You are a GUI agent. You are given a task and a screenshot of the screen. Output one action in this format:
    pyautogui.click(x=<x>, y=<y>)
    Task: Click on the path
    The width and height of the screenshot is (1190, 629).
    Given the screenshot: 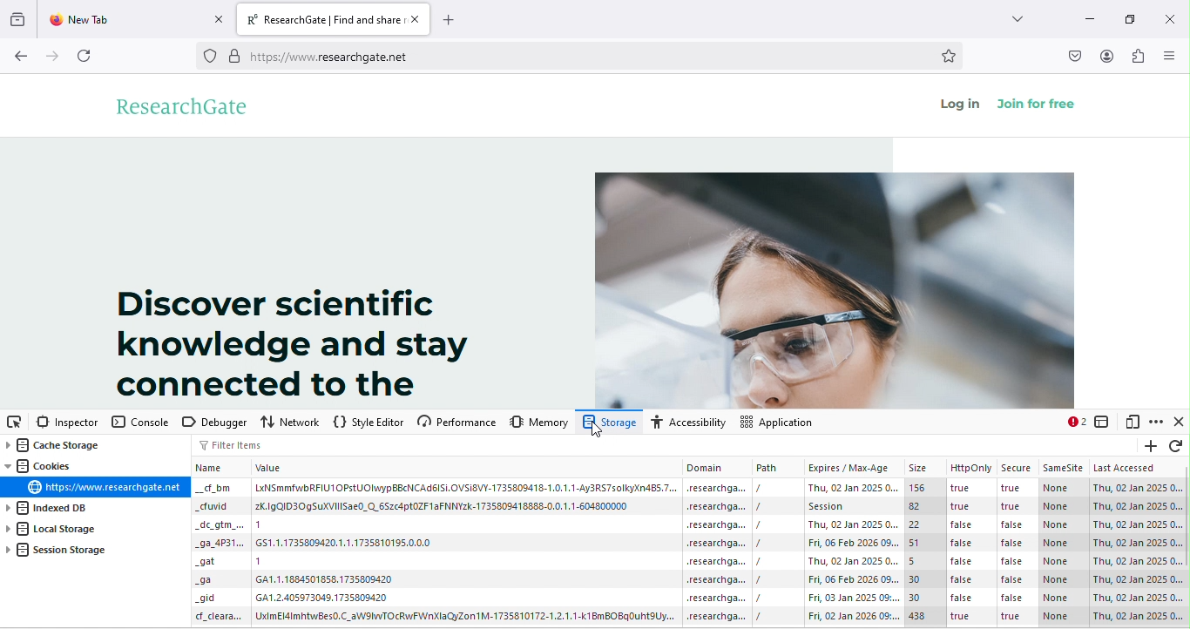 What is the action you would take?
    pyautogui.click(x=766, y=468)
    